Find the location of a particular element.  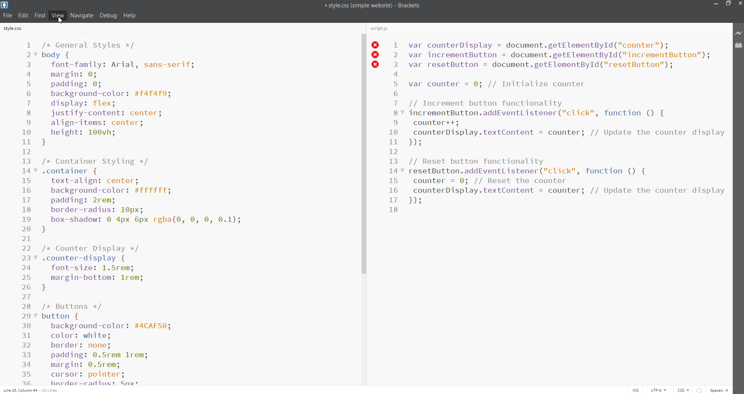

error is located at coordinates (699, 389).